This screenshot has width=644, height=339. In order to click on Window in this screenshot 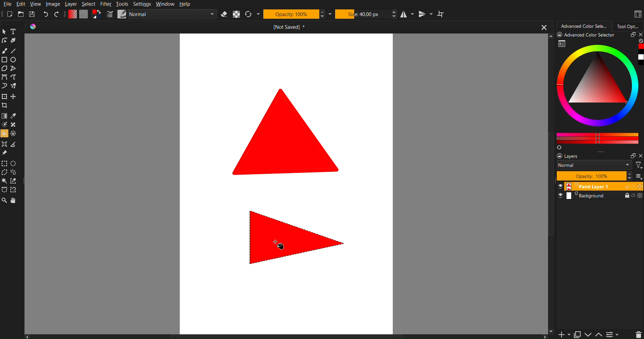, I will do `click(165, 5)`.